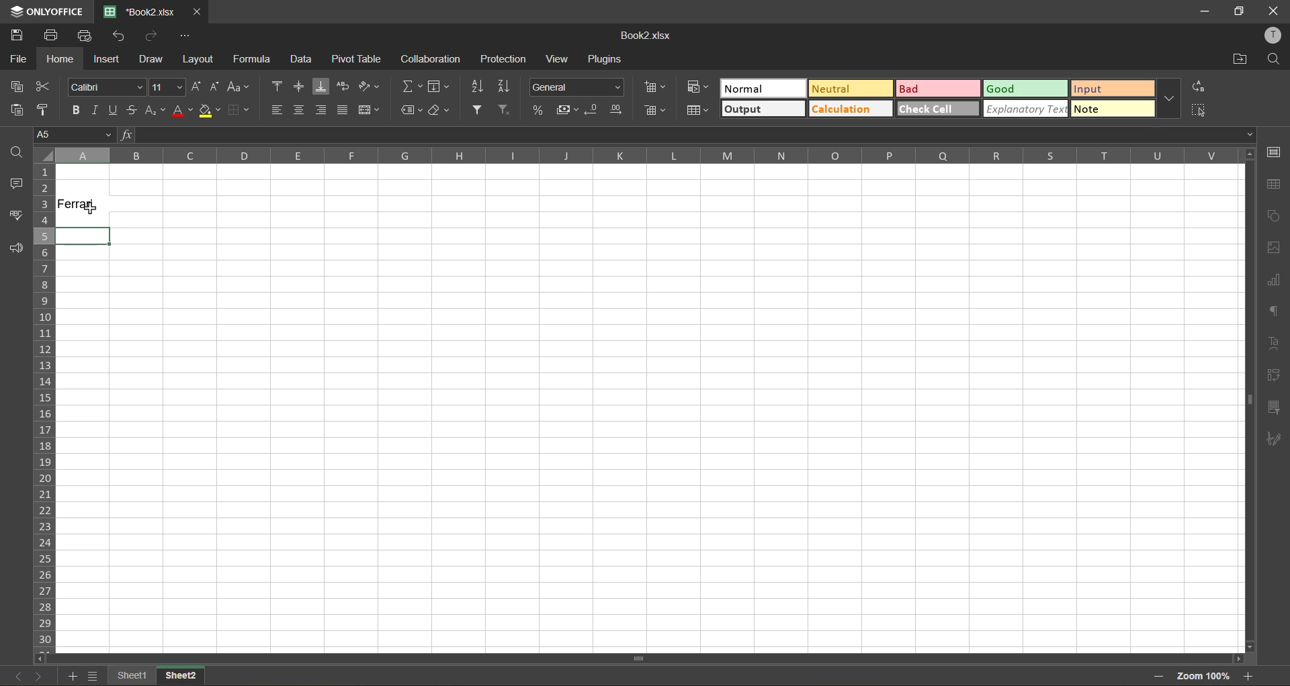 Image resolution: width=1290 pixels, height=686 pixels. Describe the element at coordinates (1171, 101) in the screenshot. I see `more options` at that location.